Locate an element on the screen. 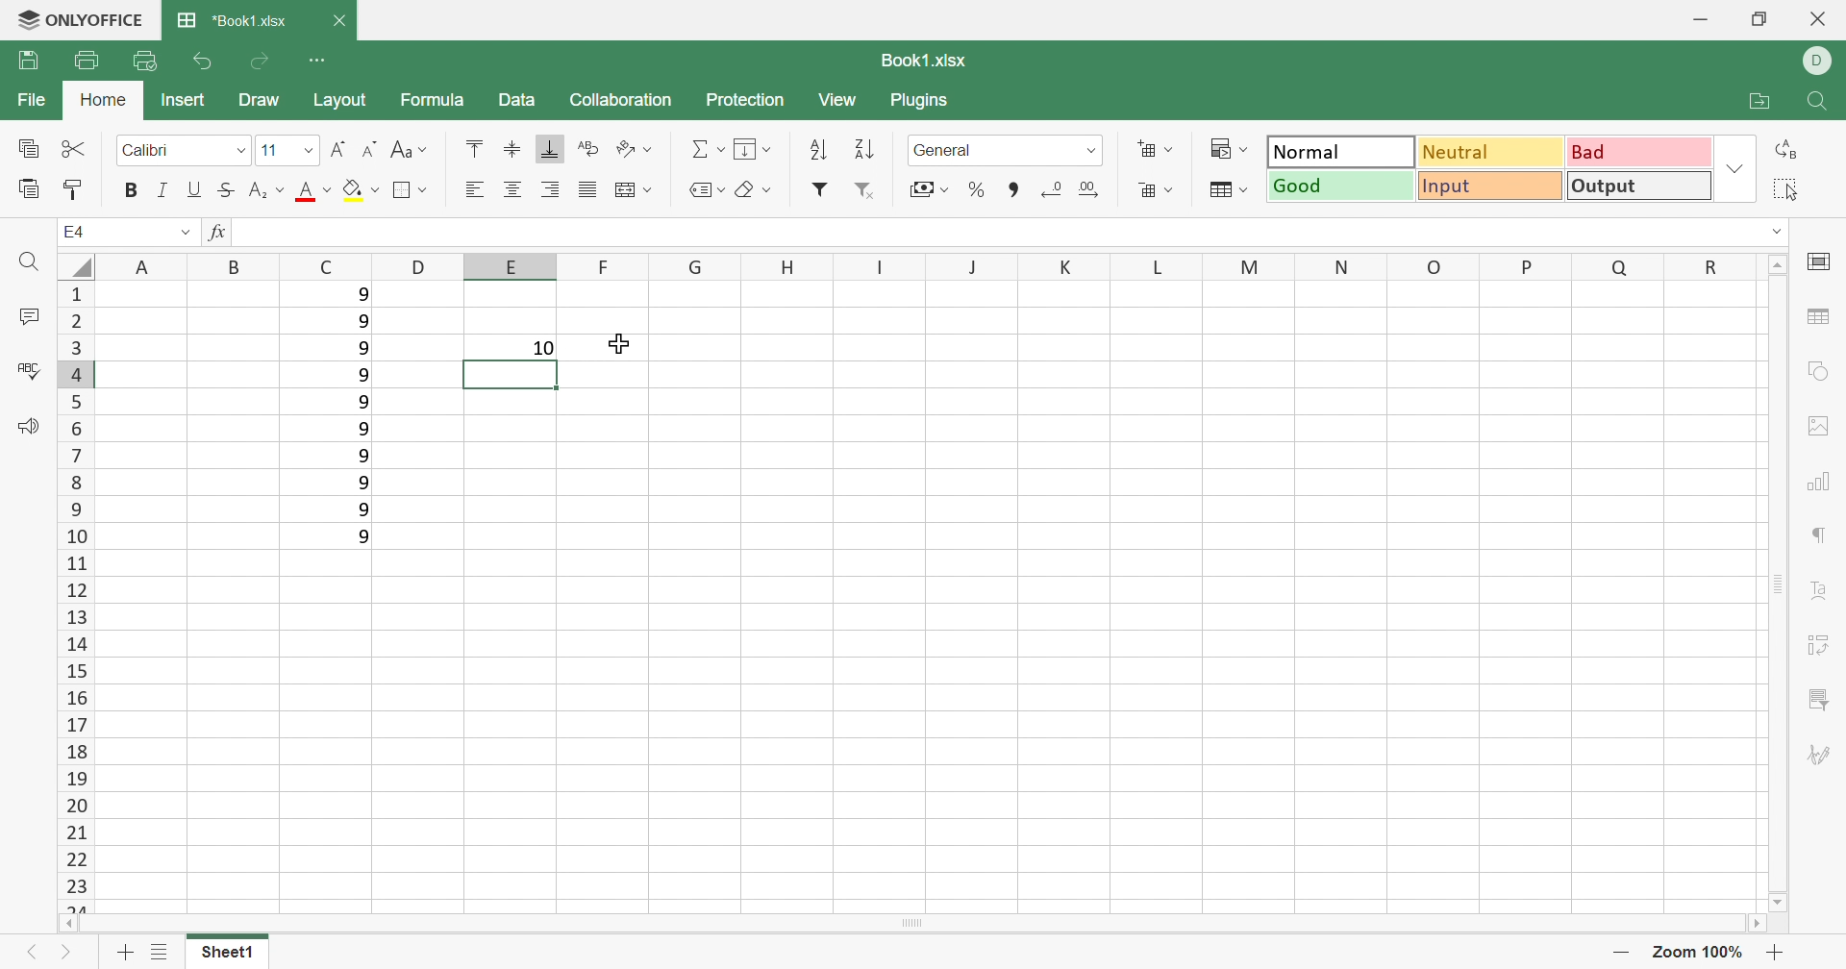 This screenshot has height=969, width=1846. List of Sheets is located at coordinates (160, 953).